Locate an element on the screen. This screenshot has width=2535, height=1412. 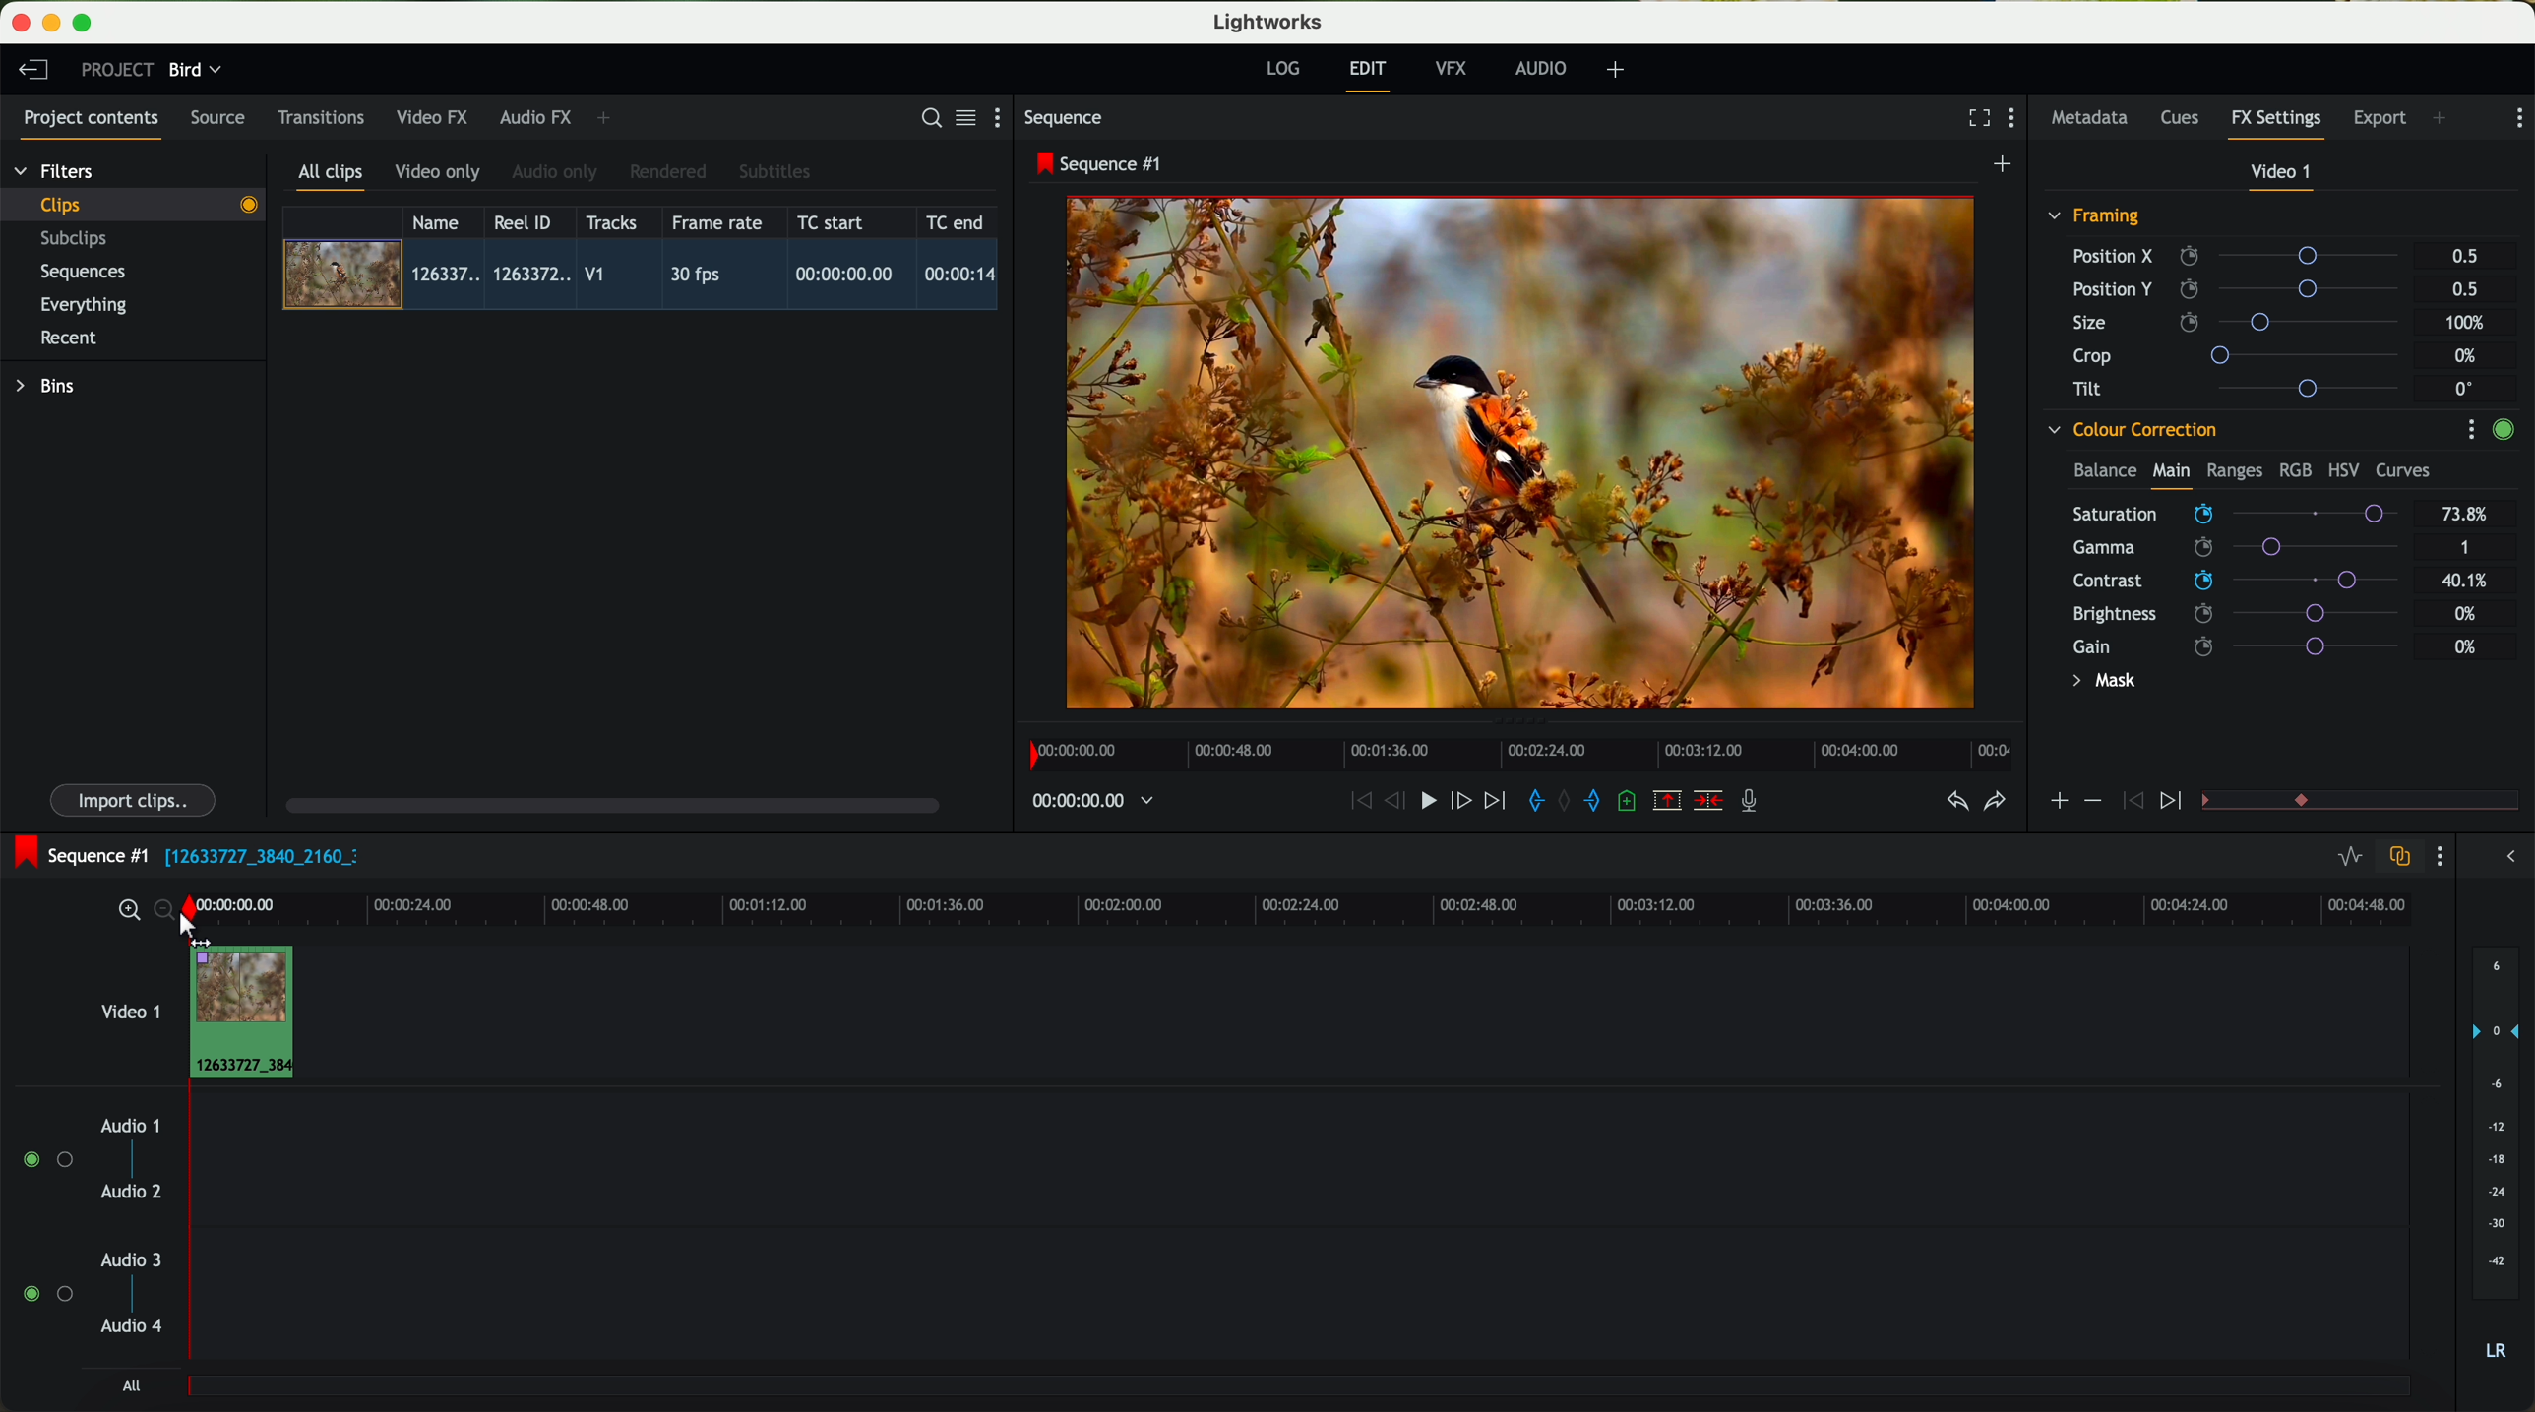
audio is located at coordinates (1541, 68).